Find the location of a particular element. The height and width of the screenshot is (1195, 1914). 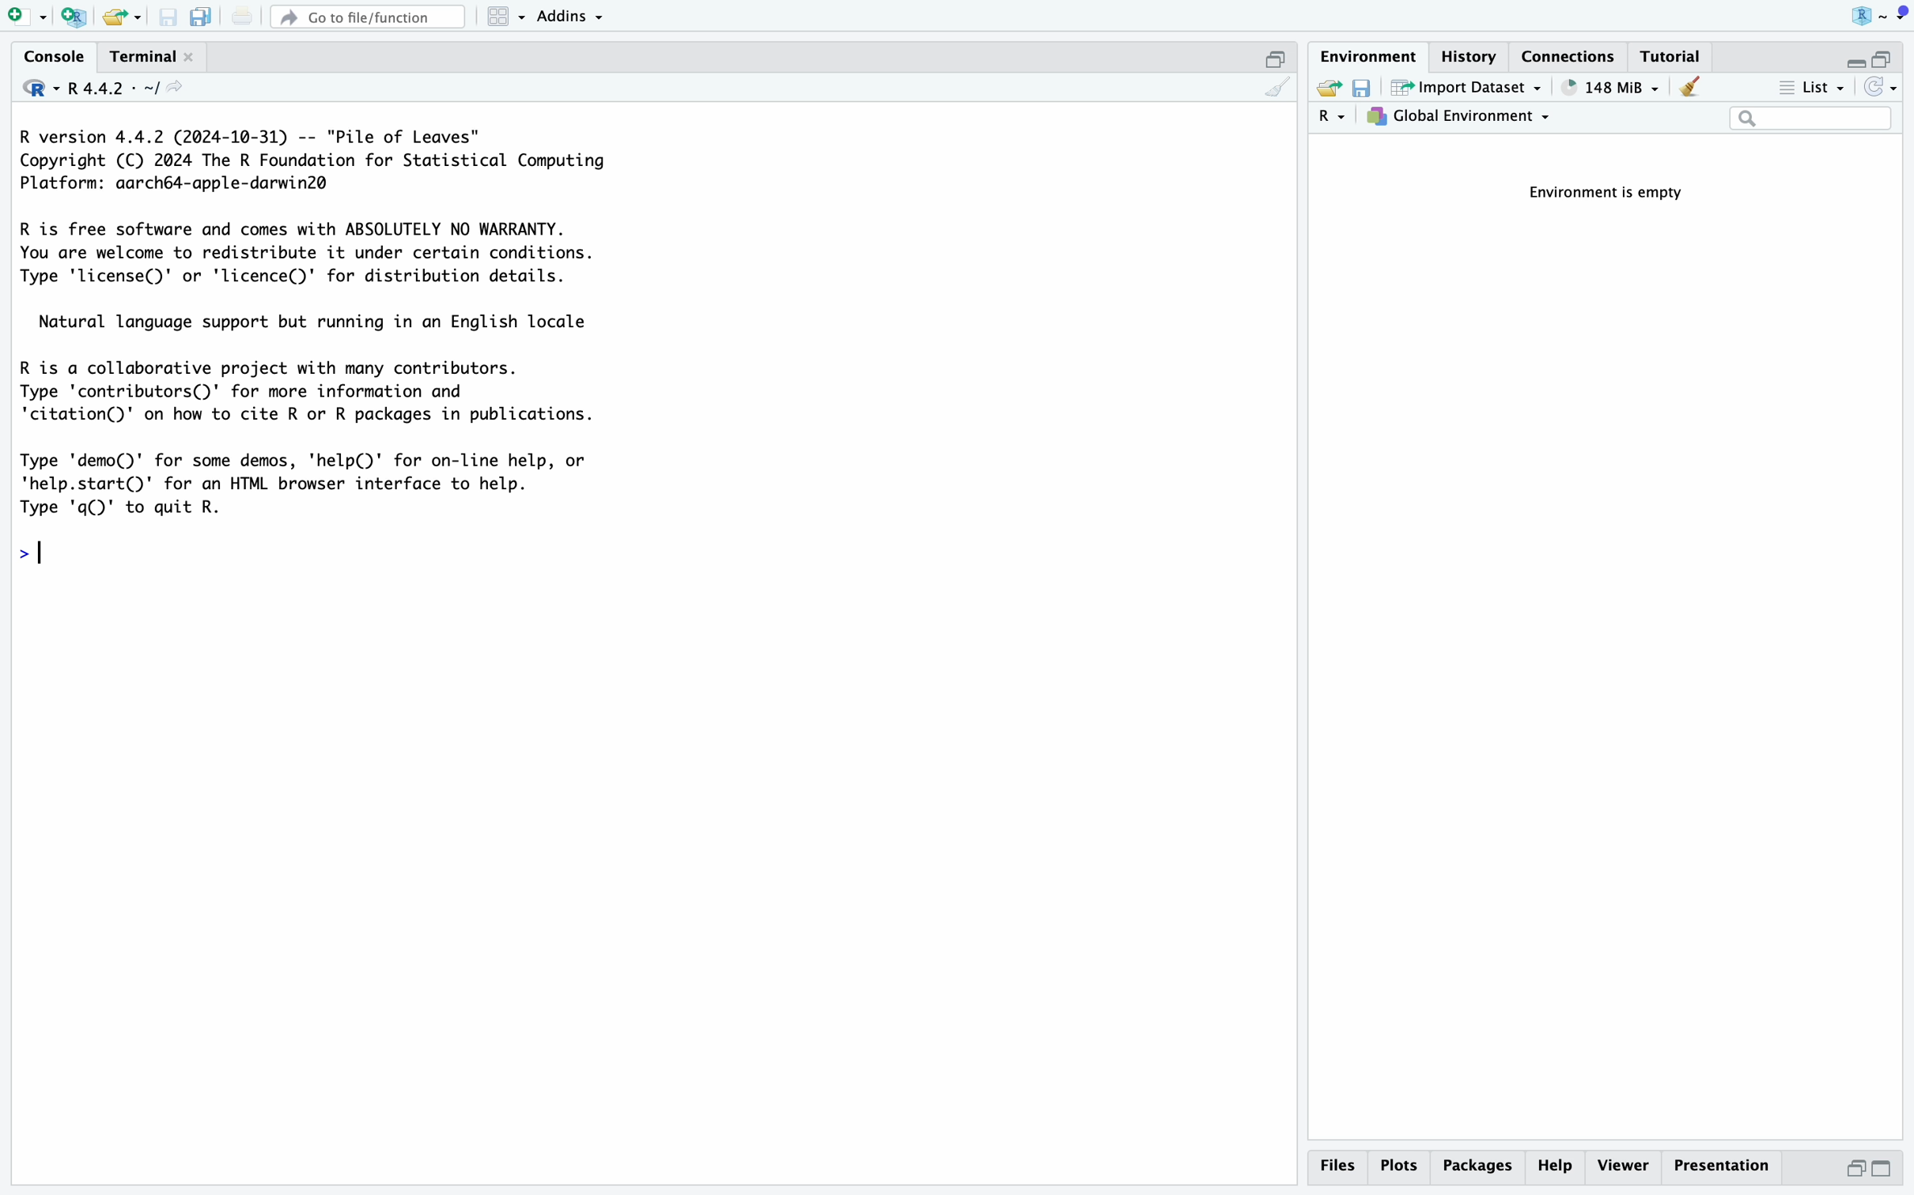

maximize is located at coordinates (1893, 1170).